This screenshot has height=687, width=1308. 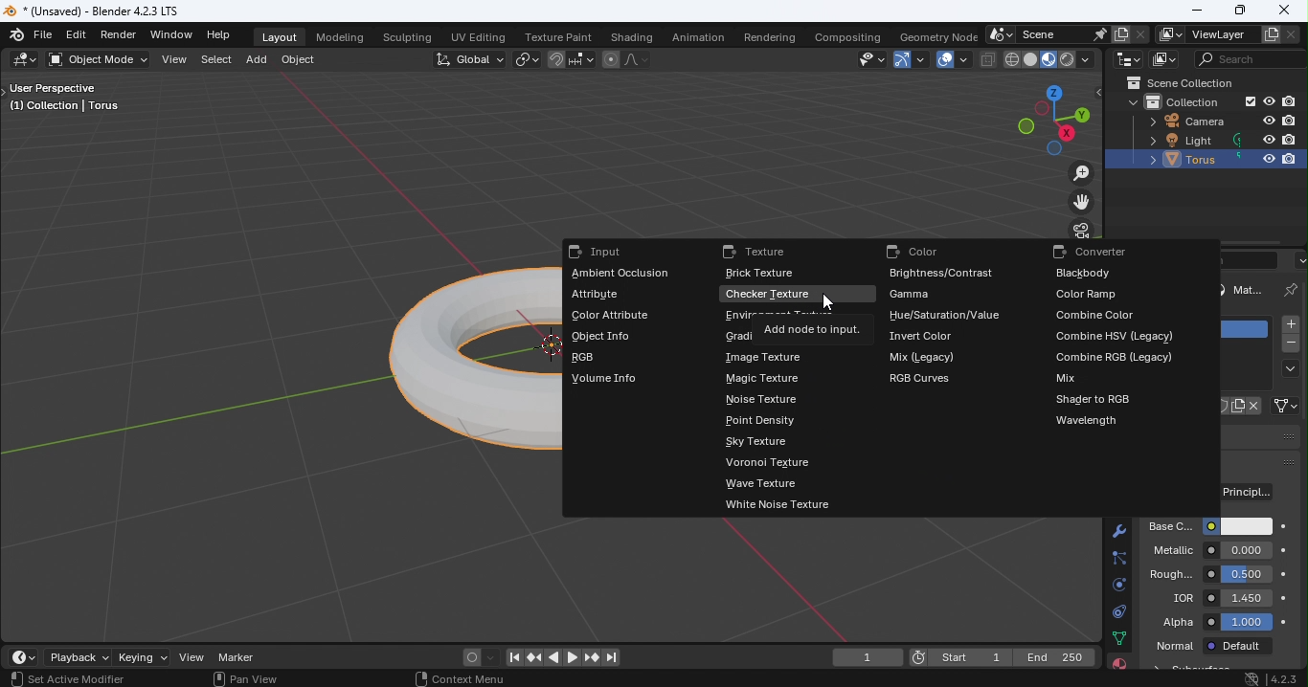 What do you see at coordinates (20, 678) in the screenshot?
I see `Select view` at bounding box center [20, 678].